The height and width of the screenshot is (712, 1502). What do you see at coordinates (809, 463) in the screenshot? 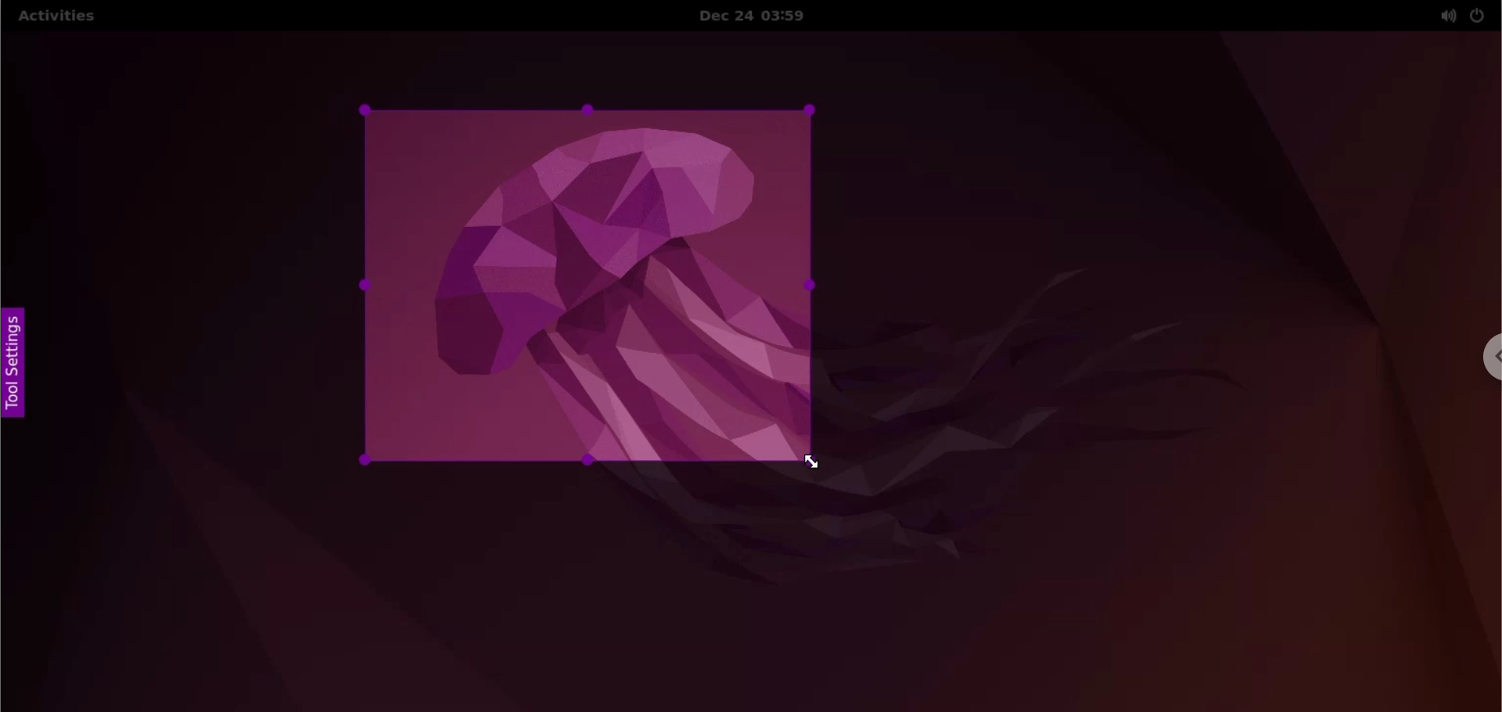
I see `cursor ` at bounding box center [809, 463].